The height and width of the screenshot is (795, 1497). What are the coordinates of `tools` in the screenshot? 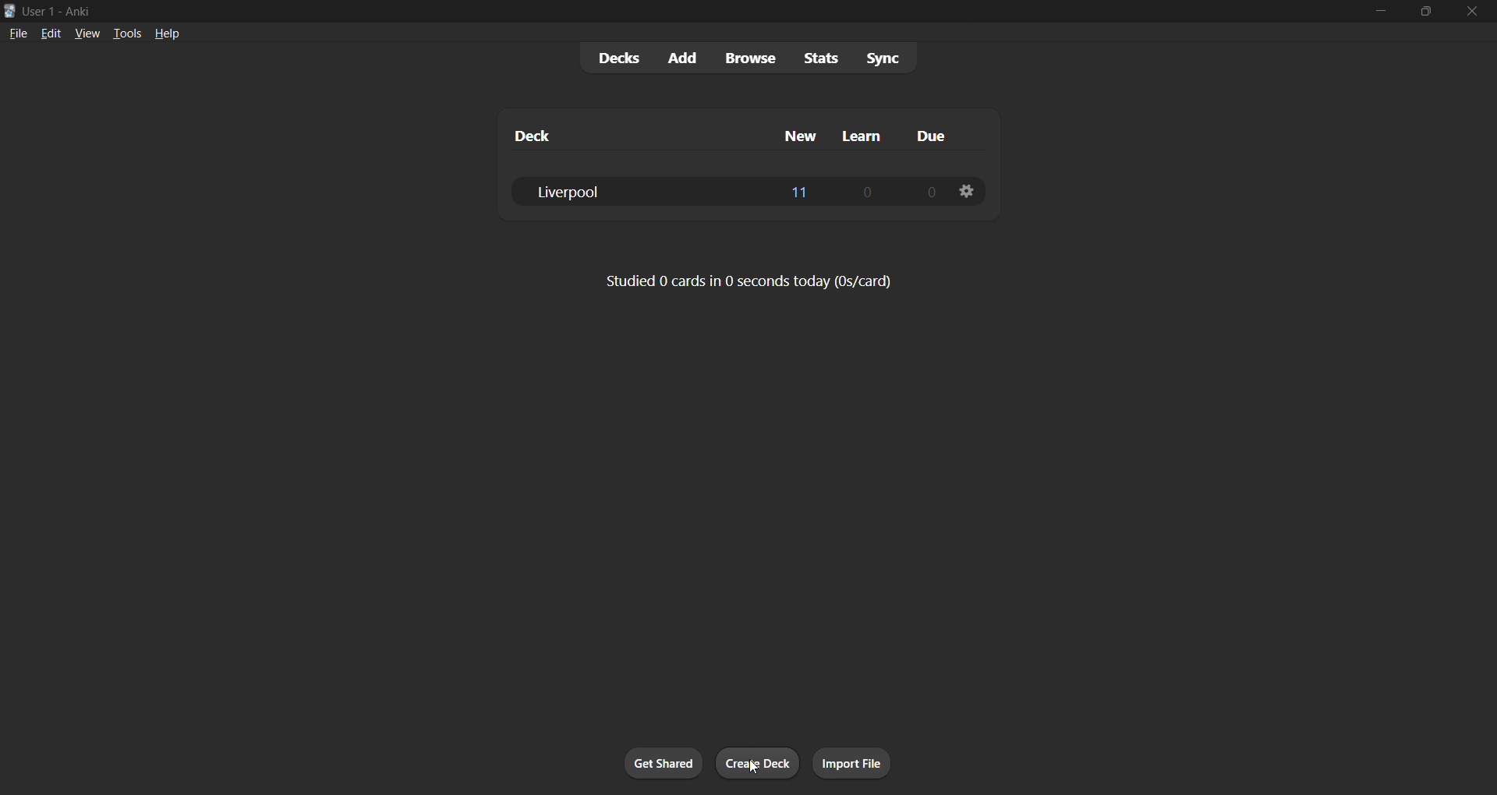 It's located at (127, 34).